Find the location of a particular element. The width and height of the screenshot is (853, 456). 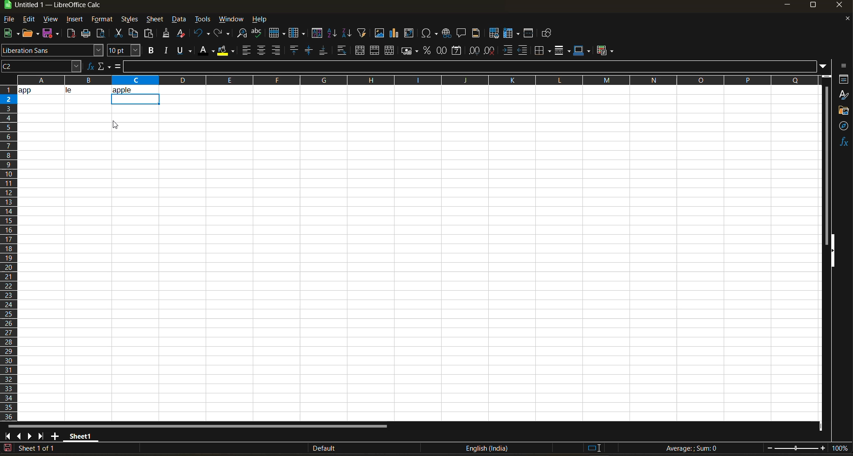

show draw functions is located at coordinates (545, 35).